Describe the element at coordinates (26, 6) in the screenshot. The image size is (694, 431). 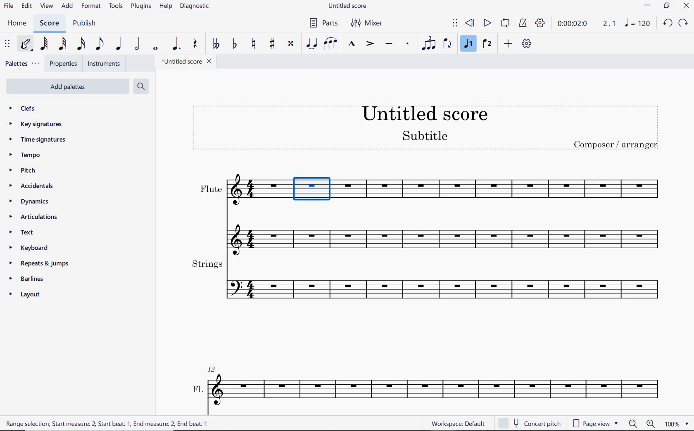
I see `edit` at that location.